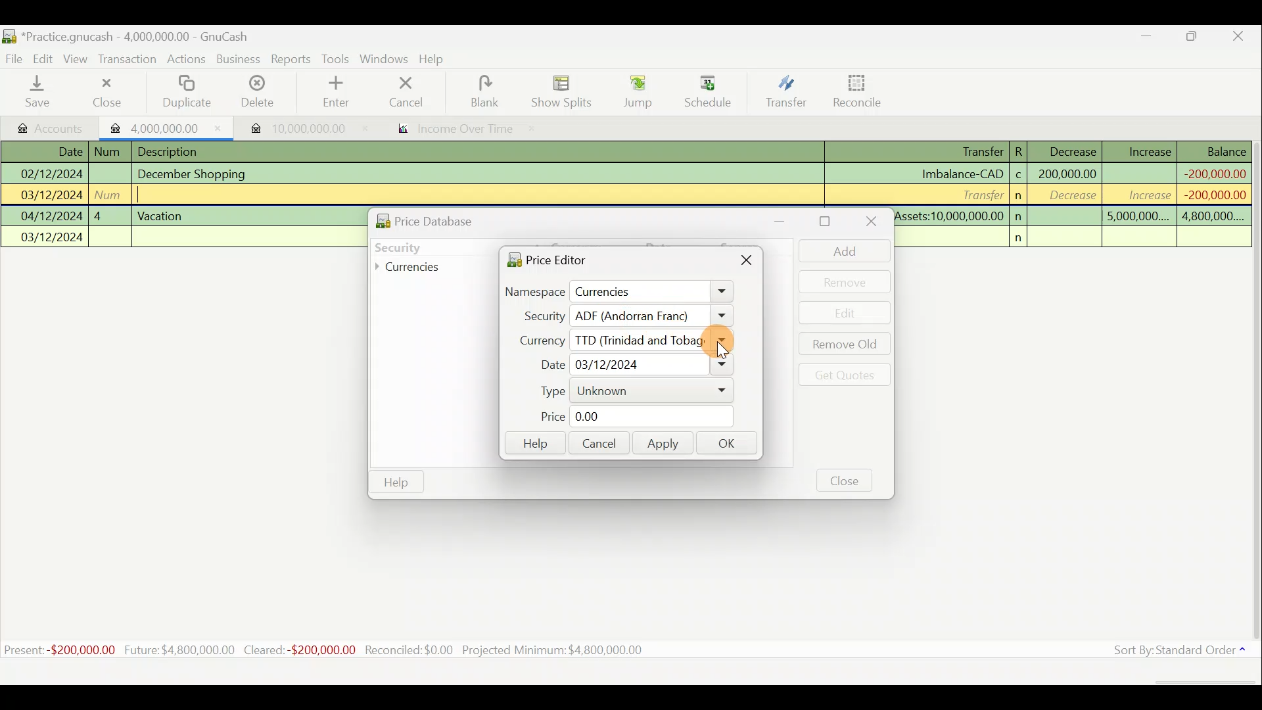 The height and width of the screenshot is (710, 1262). I want to click on Business, so click(239, 59).